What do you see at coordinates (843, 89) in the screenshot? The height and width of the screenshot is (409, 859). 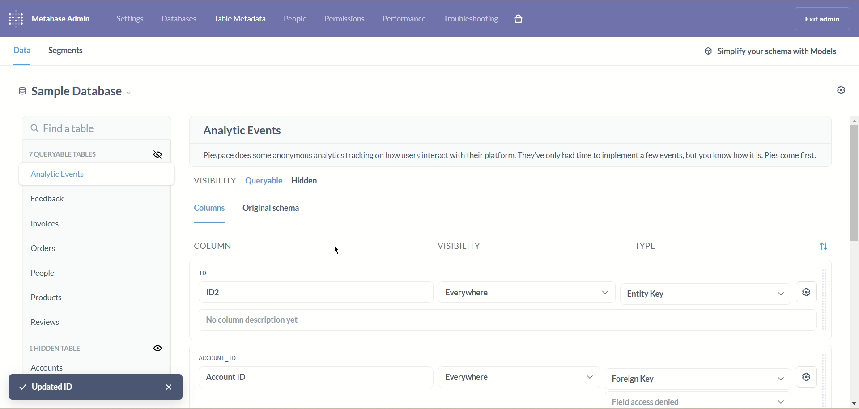 I see `Settings` at bounding box center [843, 89].